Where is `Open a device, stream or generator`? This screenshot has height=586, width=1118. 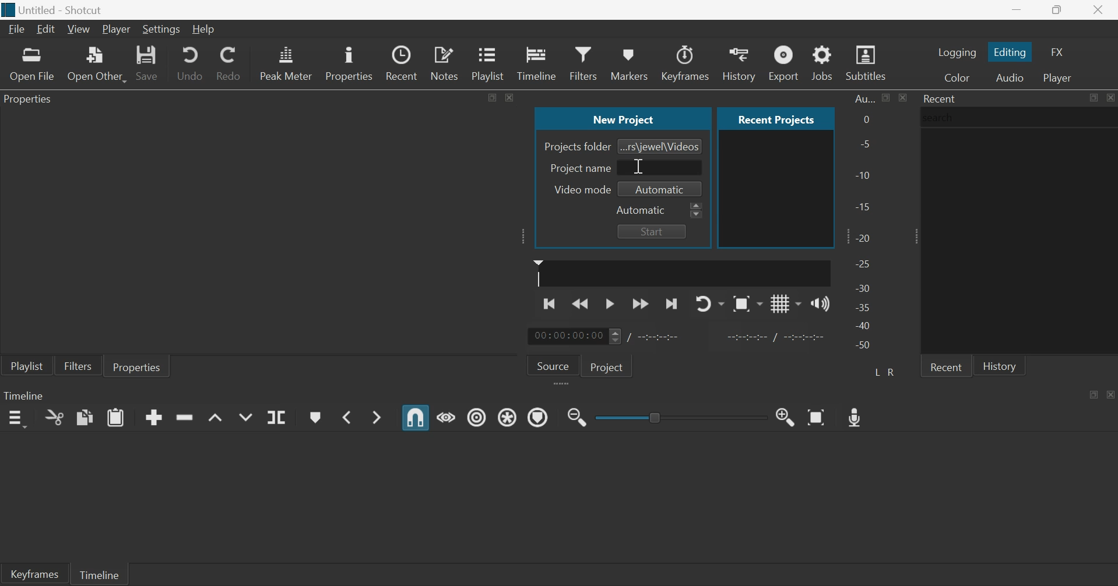
Open a device, stream or generator is located at coordinates (97, 63).